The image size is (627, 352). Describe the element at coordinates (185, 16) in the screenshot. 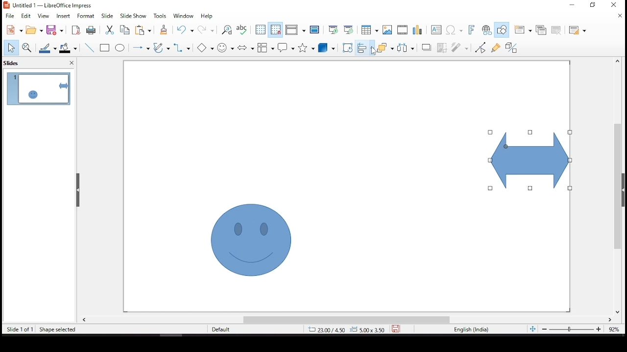

I see `window` at that location.